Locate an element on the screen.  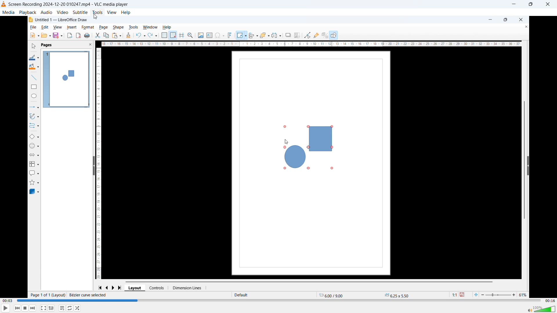
tools is located at coordinates (98, 12).